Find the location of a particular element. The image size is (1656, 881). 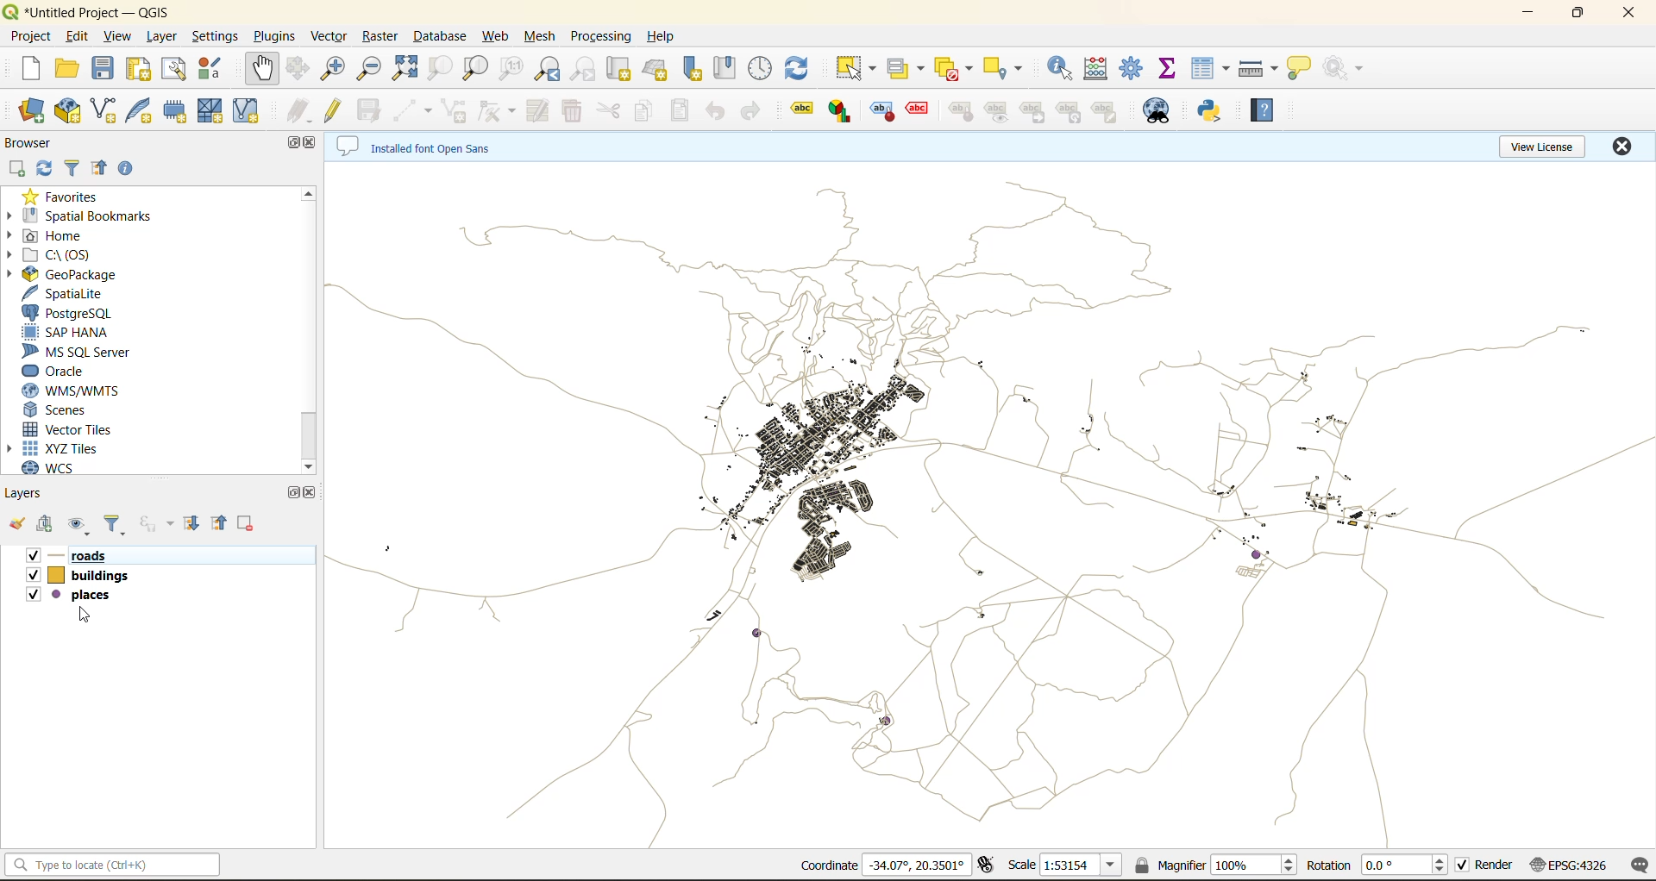

magnifier is located at coordinates (1217, 864).